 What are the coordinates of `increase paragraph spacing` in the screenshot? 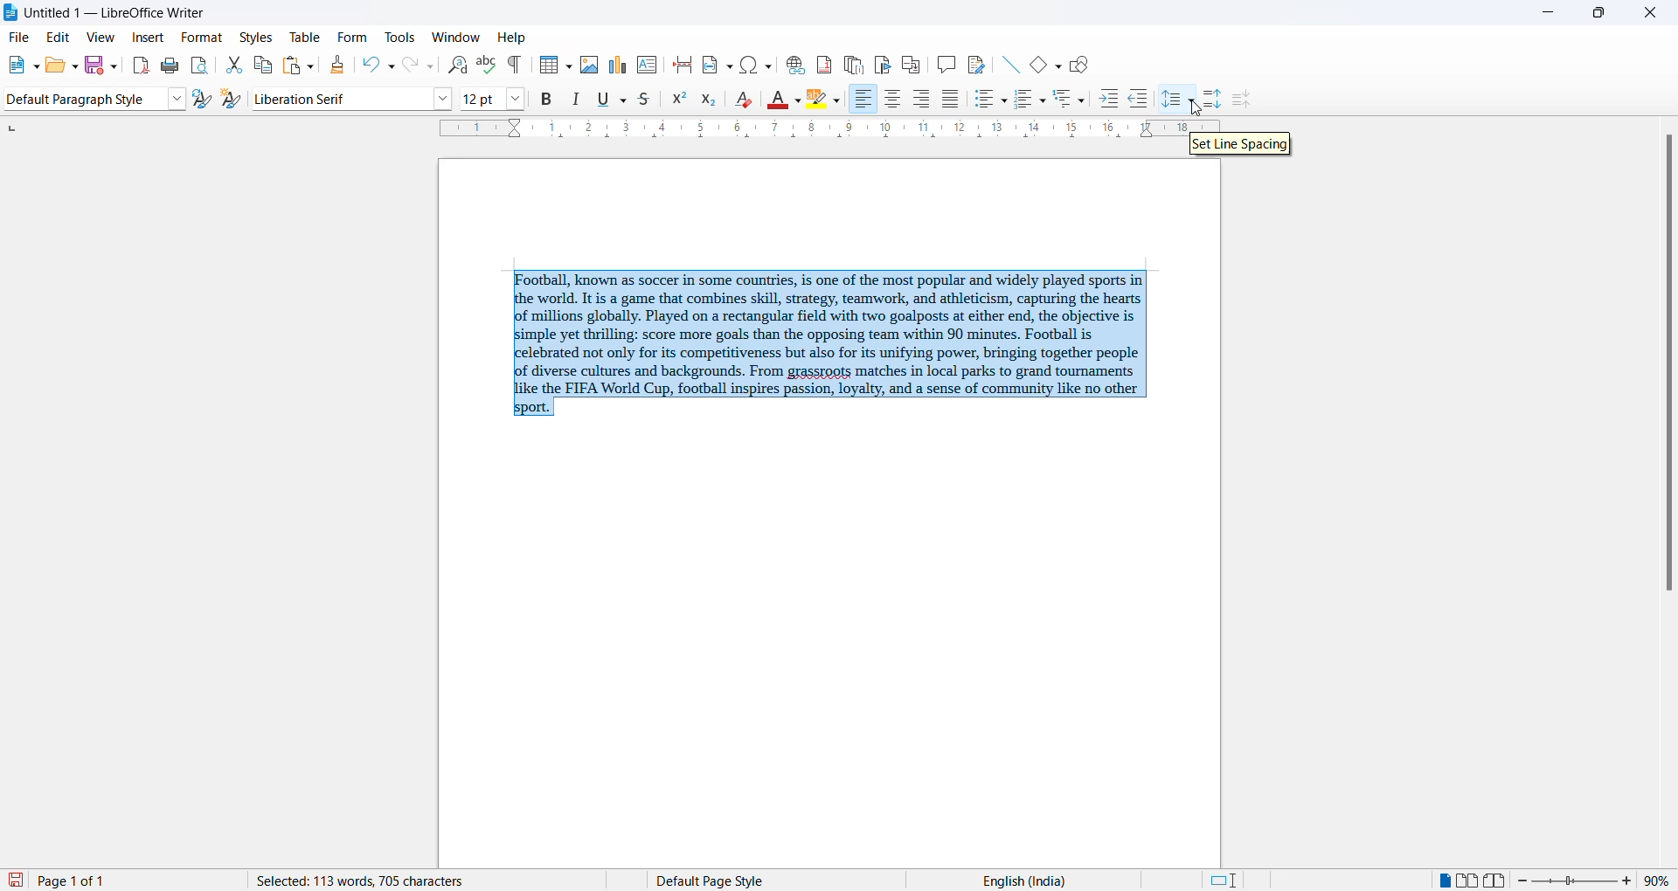 It's located at (1214, 100).